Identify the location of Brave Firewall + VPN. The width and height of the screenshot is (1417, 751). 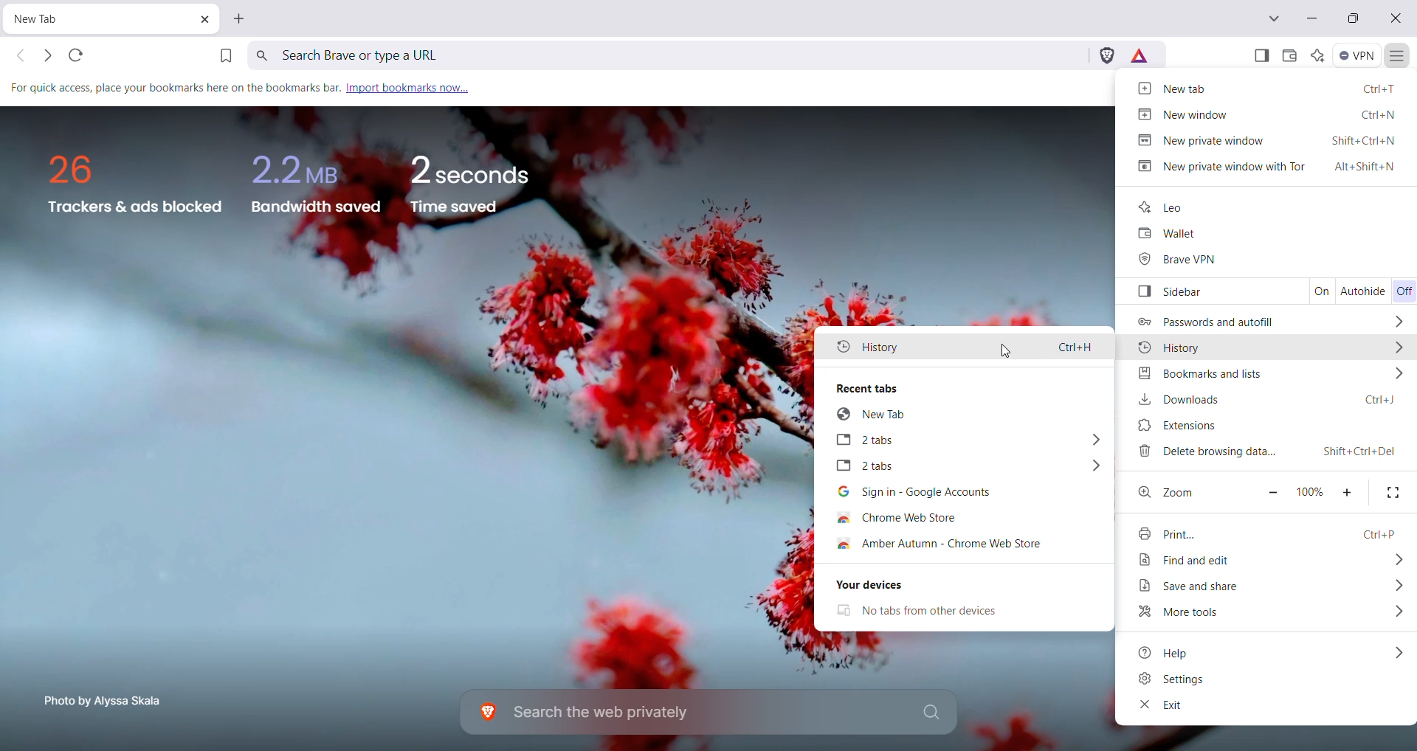
(1358, 55).